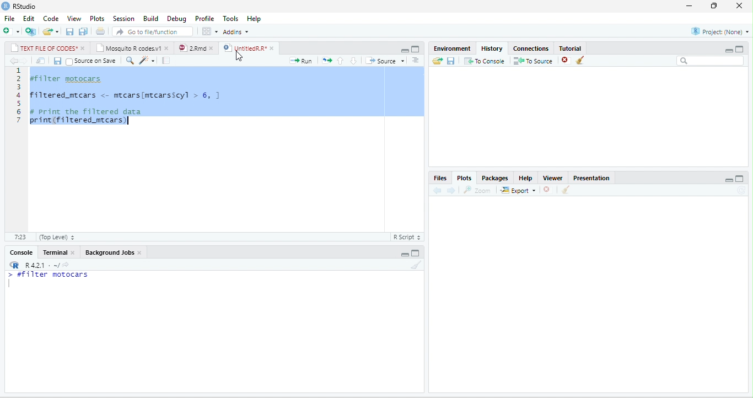  Describe the element at coordinates (12, 31) in the screenshot. I see `new file` at that location.